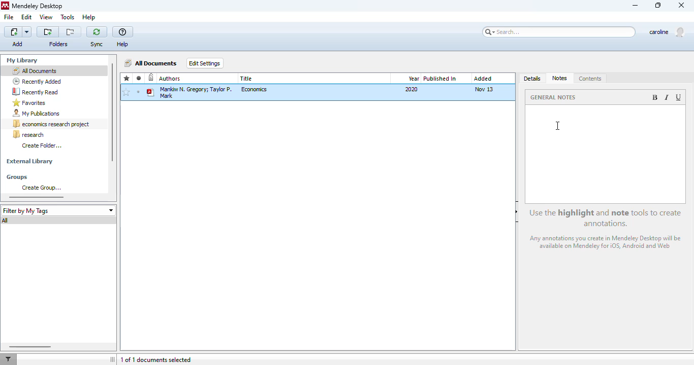  I want to click on Help, so click(124, 44).